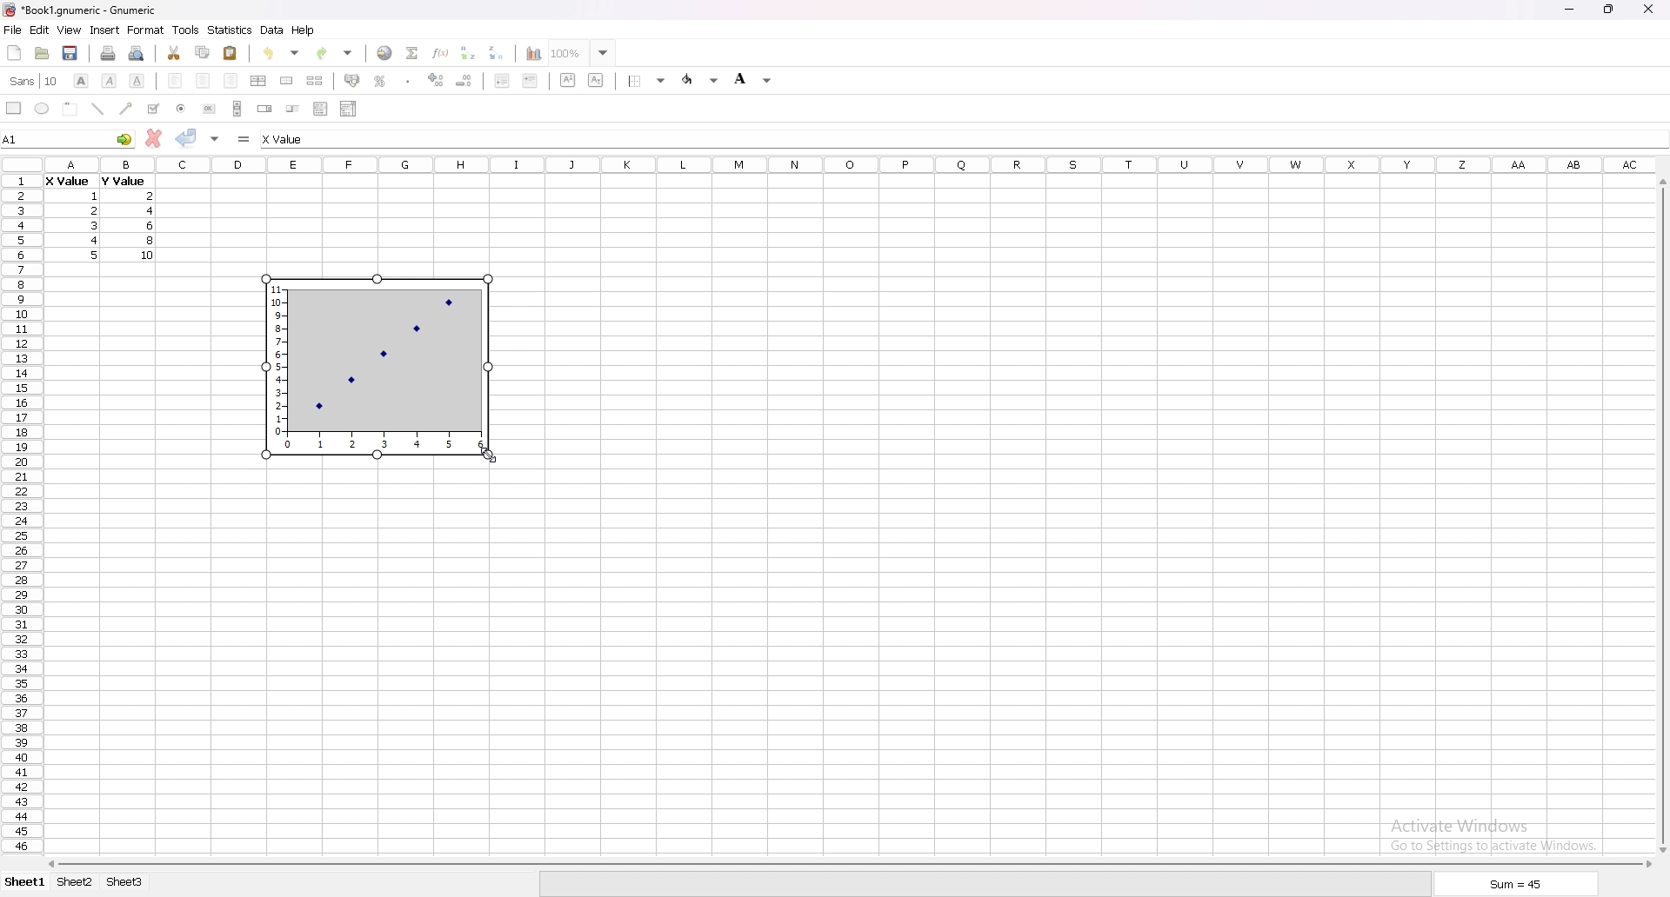  Describe the element at coordinates (569, 79) in the screenshot. I see `superscript` at that location.